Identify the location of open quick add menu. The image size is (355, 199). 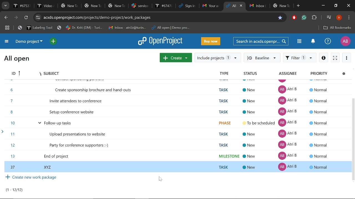
(53, 41).